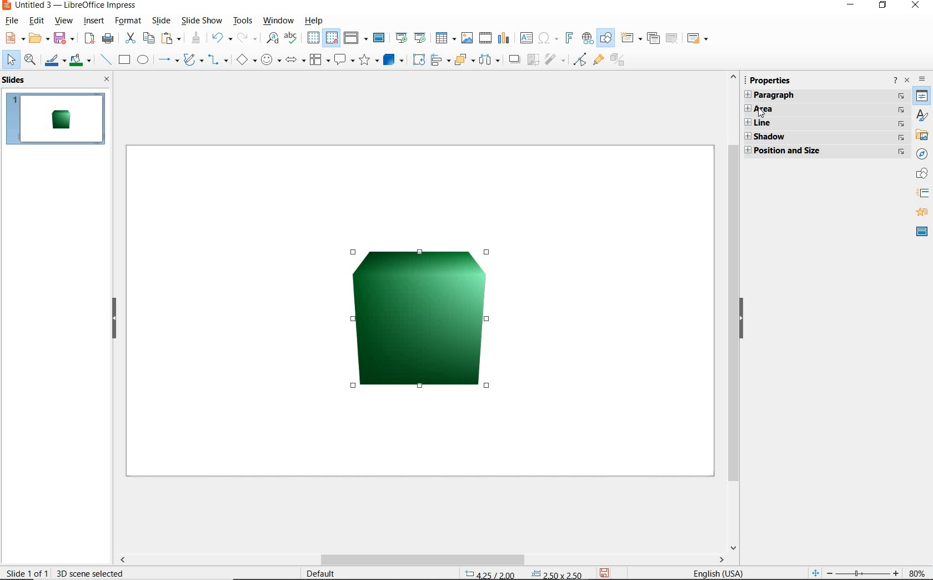 The image size is (933, 580). I want to click on insert image, so click(467, 38).